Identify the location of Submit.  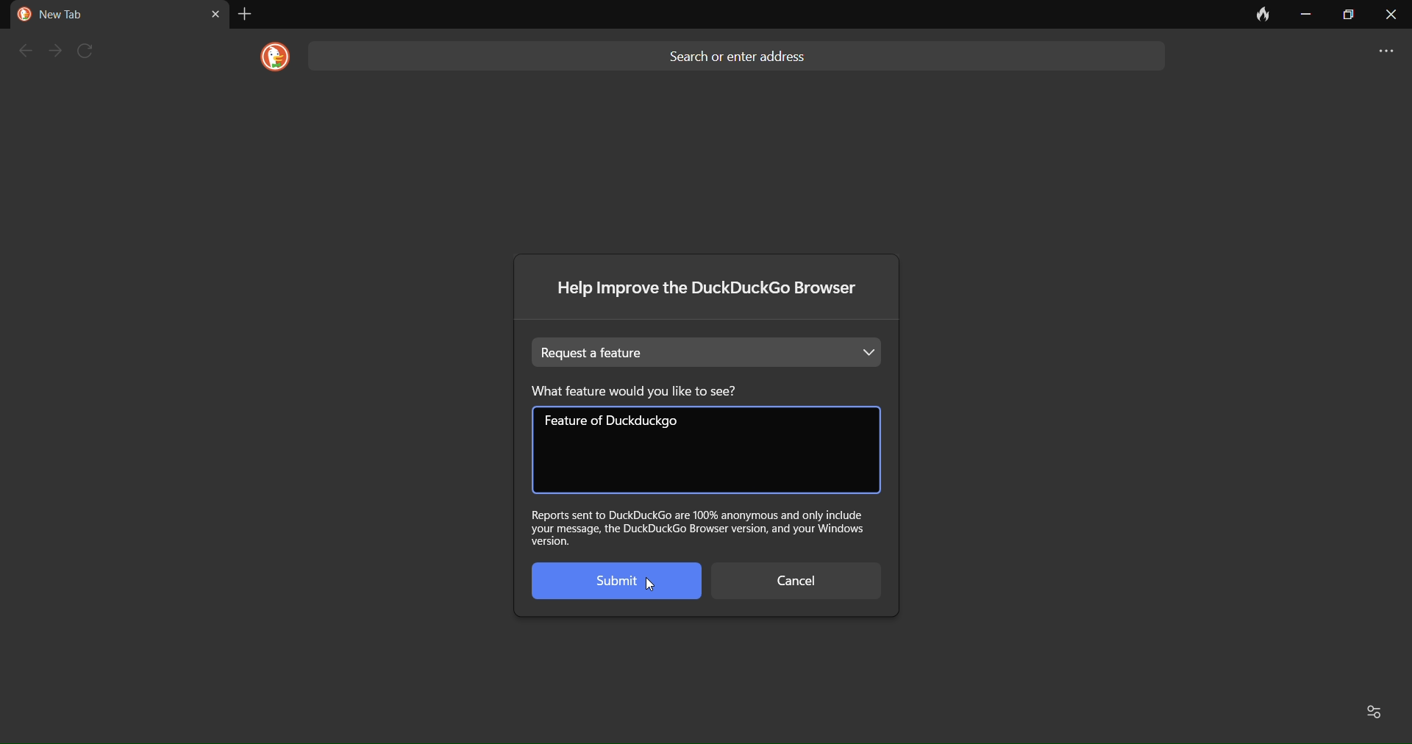
(618, 580).